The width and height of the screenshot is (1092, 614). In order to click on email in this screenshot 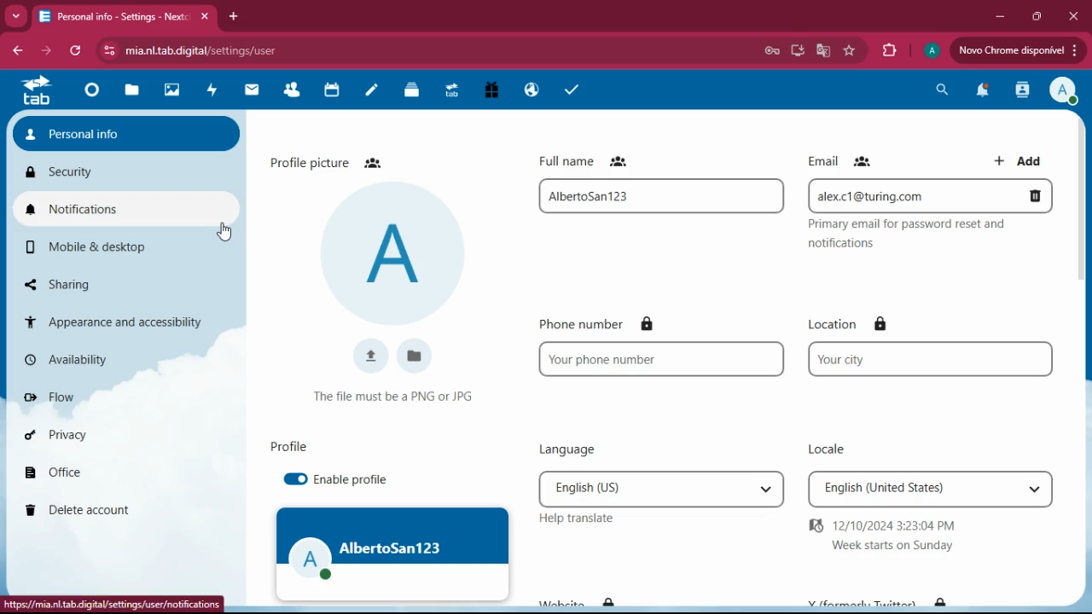, I will do `click(843, 160)`.